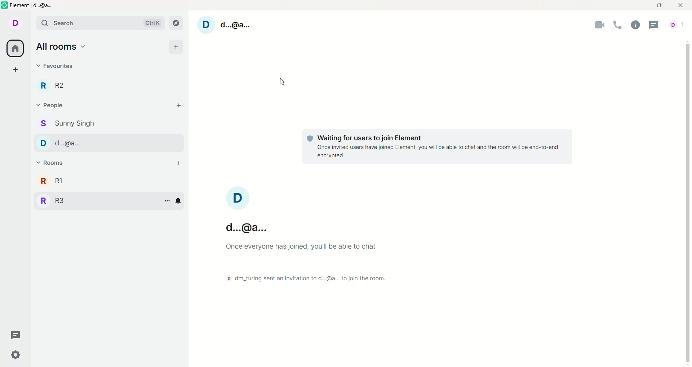 This screenshot has height=367, width=692. I want to click on all rooms, so click(61, 46).